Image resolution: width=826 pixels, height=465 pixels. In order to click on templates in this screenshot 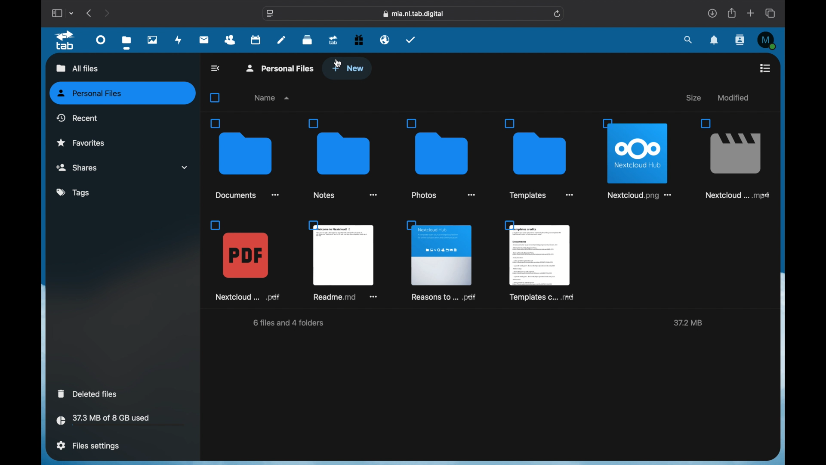, I will do `click(539, 260)`.